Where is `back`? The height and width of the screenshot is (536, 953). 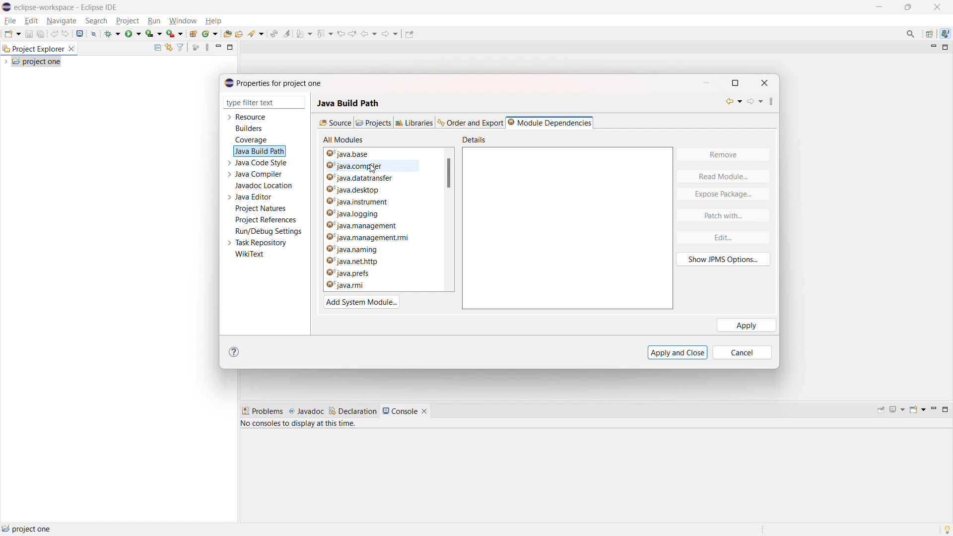 back is located at coordinates (731, 101).